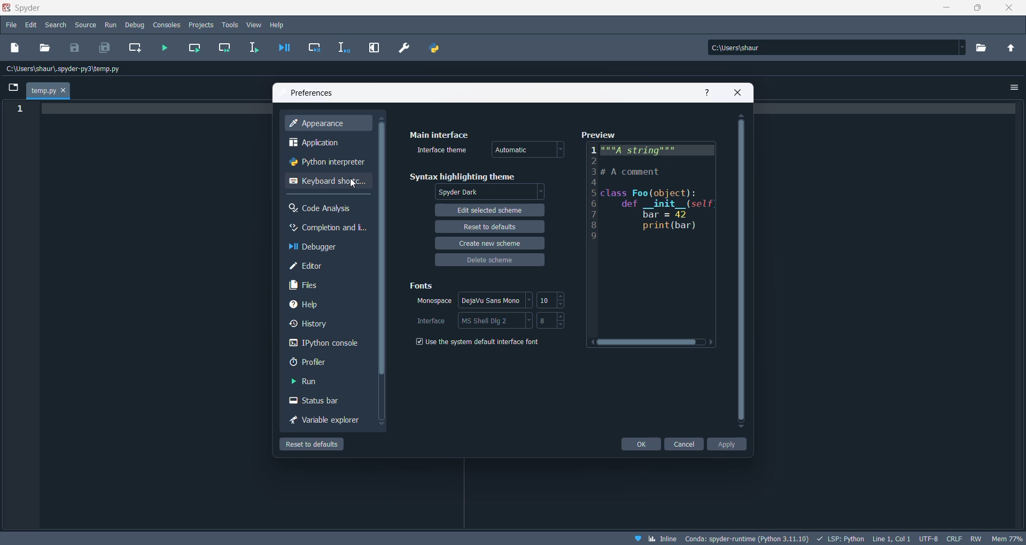  What do you see at coordinates (562, 305) in the screenshot?
I see `decrement` at bounding box center [562, 305].